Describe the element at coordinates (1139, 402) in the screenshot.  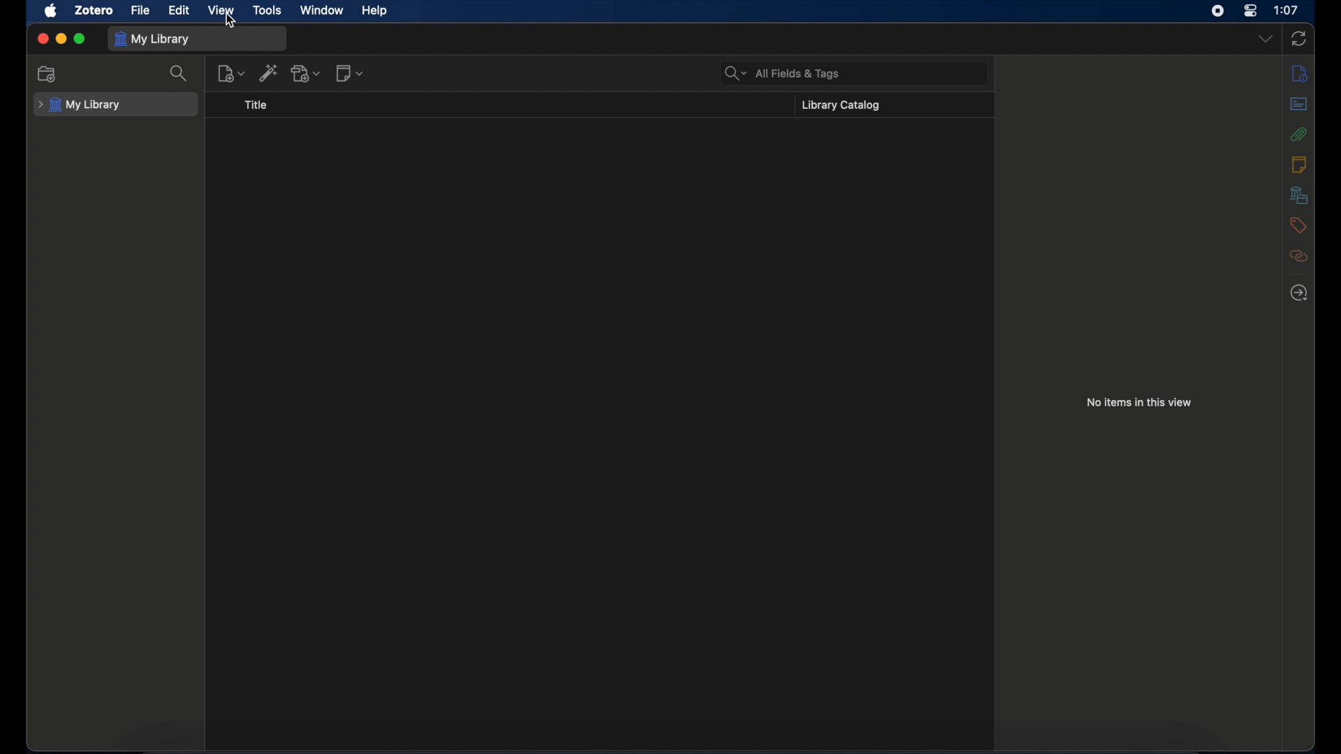
I see `no items in this view` at that location.